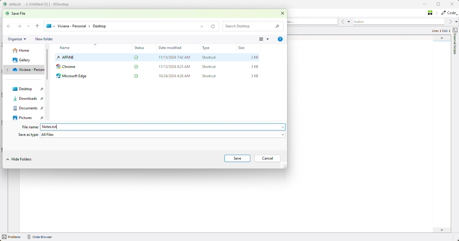  Describe the element at coordinates (255, 75) in the screenshot. I see `3KB` at that location.